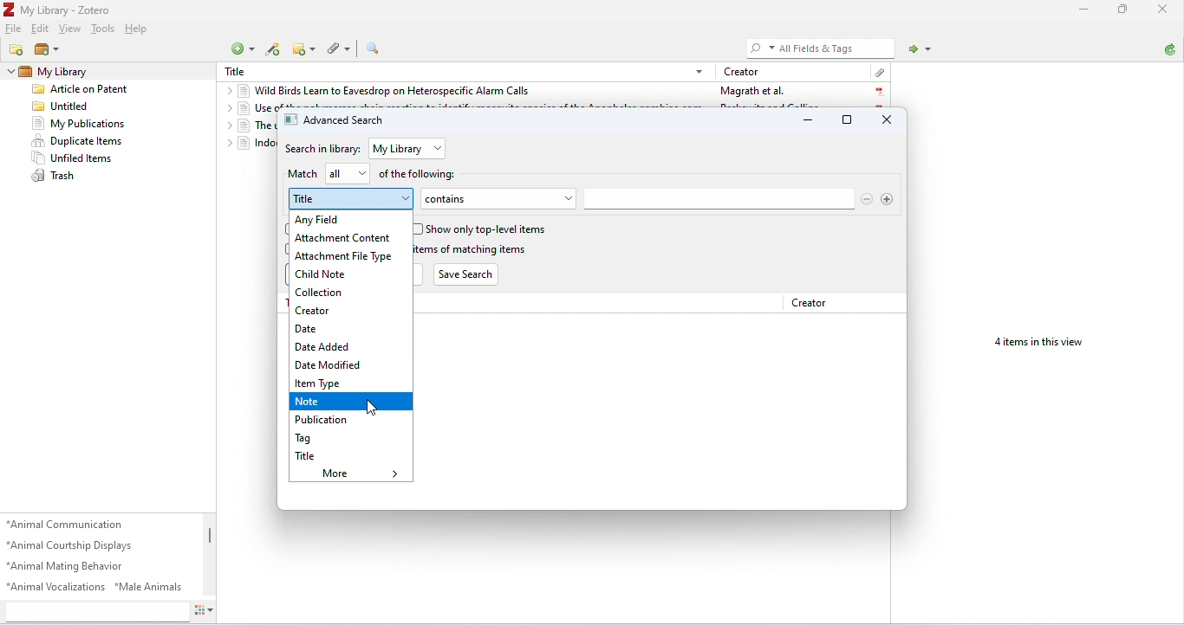 Image resolution: width=1184 pixels, height=625 pixels. I want to click on drop-down, so click(565, 198).